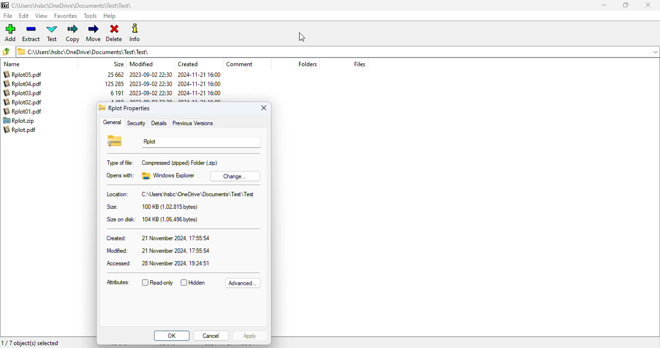 The height and width of the screenshot is (348, 660). Describe the element at coordinates (264, 108) in the screenshot. I see `close` at that location.